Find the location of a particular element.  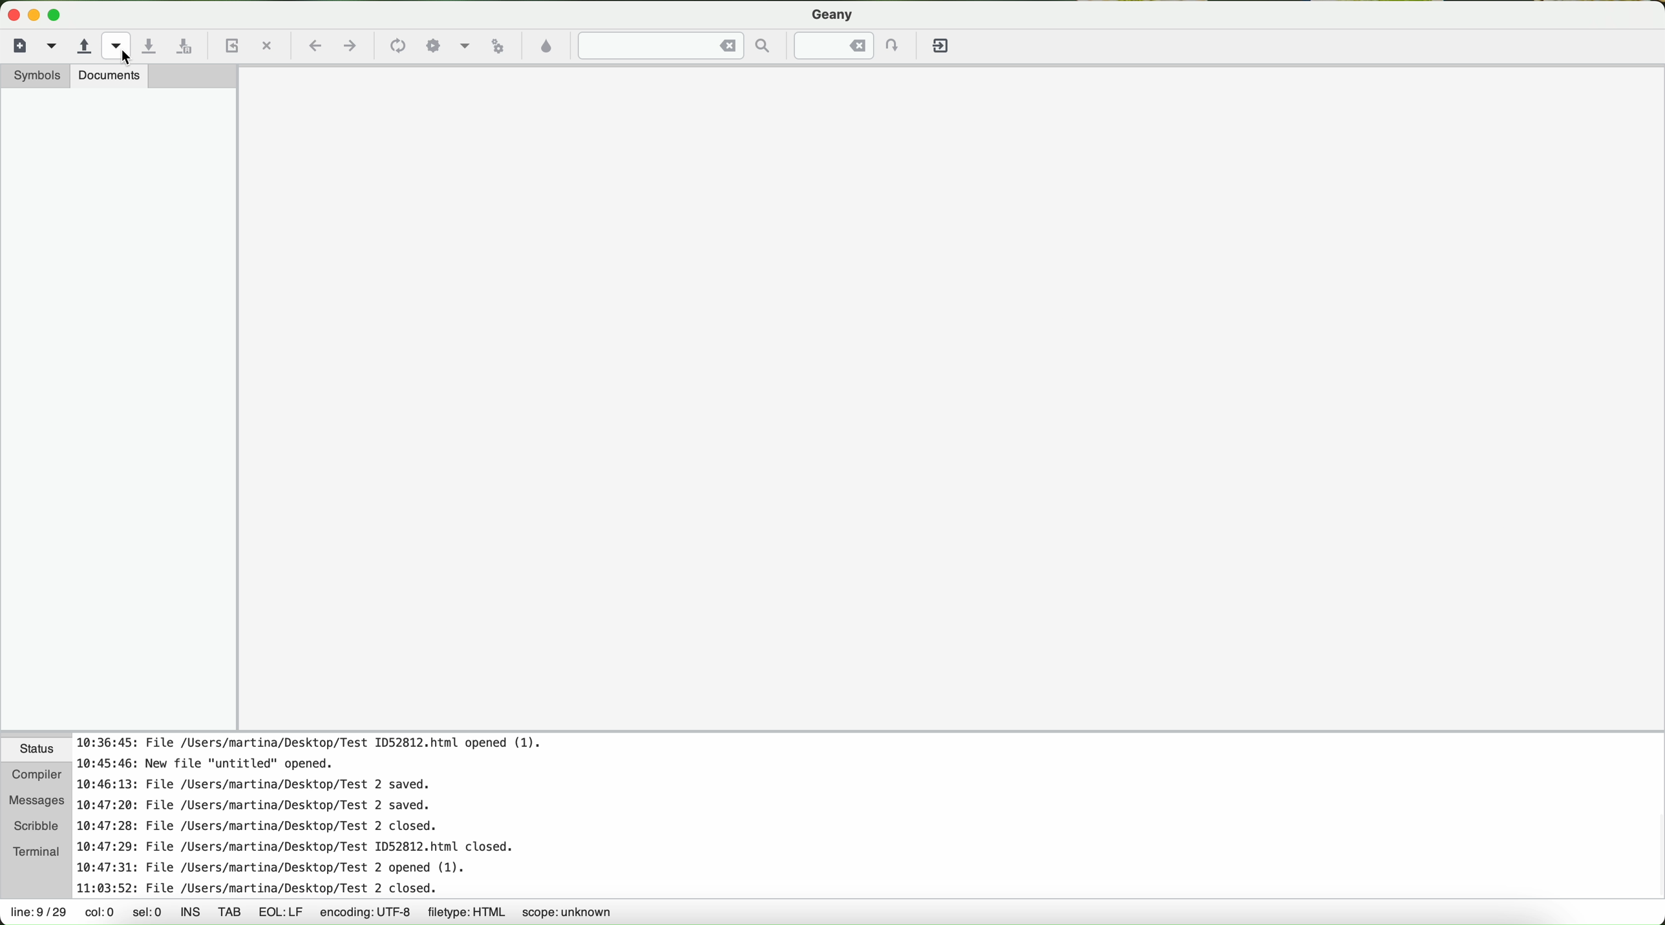

navigate foward is located at coordinates (350, 48).